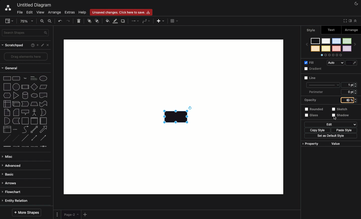 The height and width of the screenshot is (219, 361). What do you see at coordinates (16, 87) in the screenshot?
I see `circle` at bounding box center [16, 87].